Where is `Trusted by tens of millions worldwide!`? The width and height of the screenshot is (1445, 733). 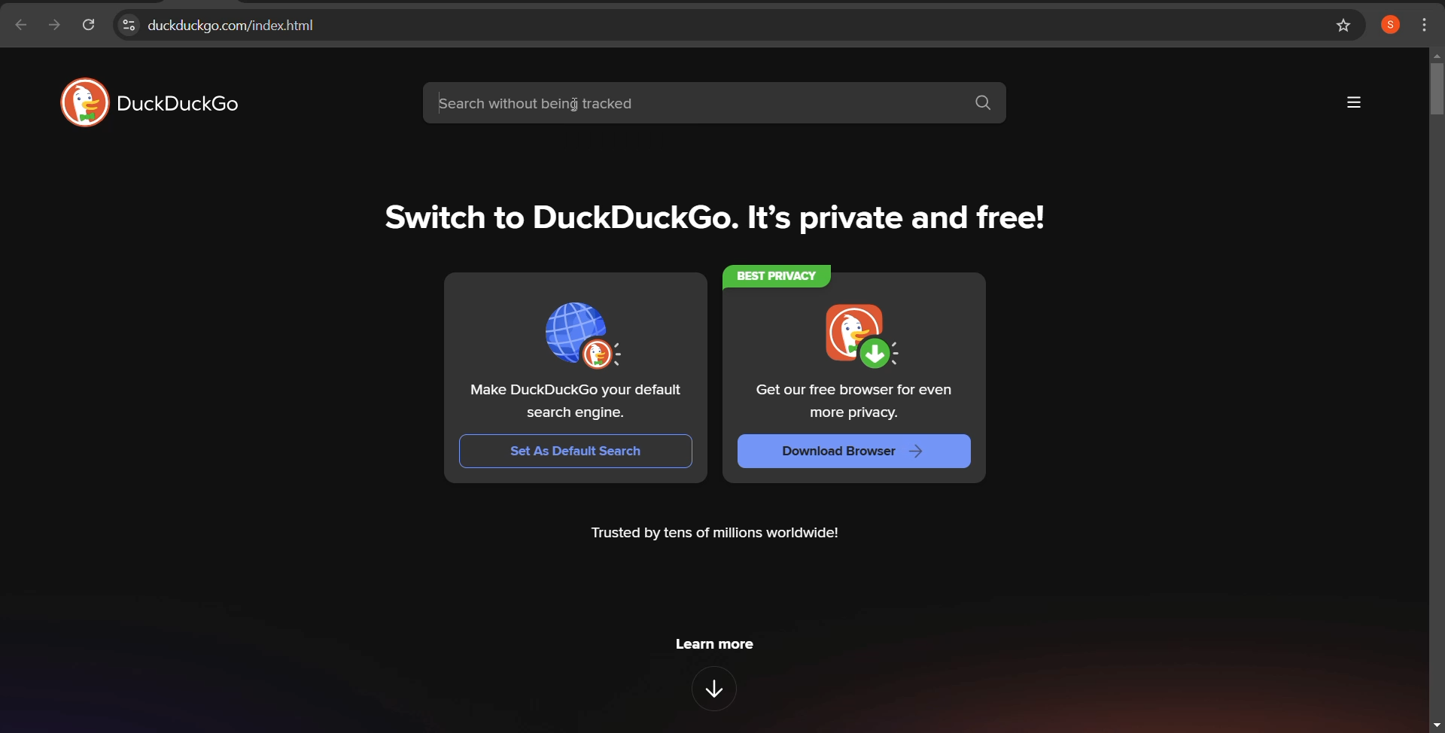
Trusted by tens of millions worldwide! is located at coordinates (721, 531).